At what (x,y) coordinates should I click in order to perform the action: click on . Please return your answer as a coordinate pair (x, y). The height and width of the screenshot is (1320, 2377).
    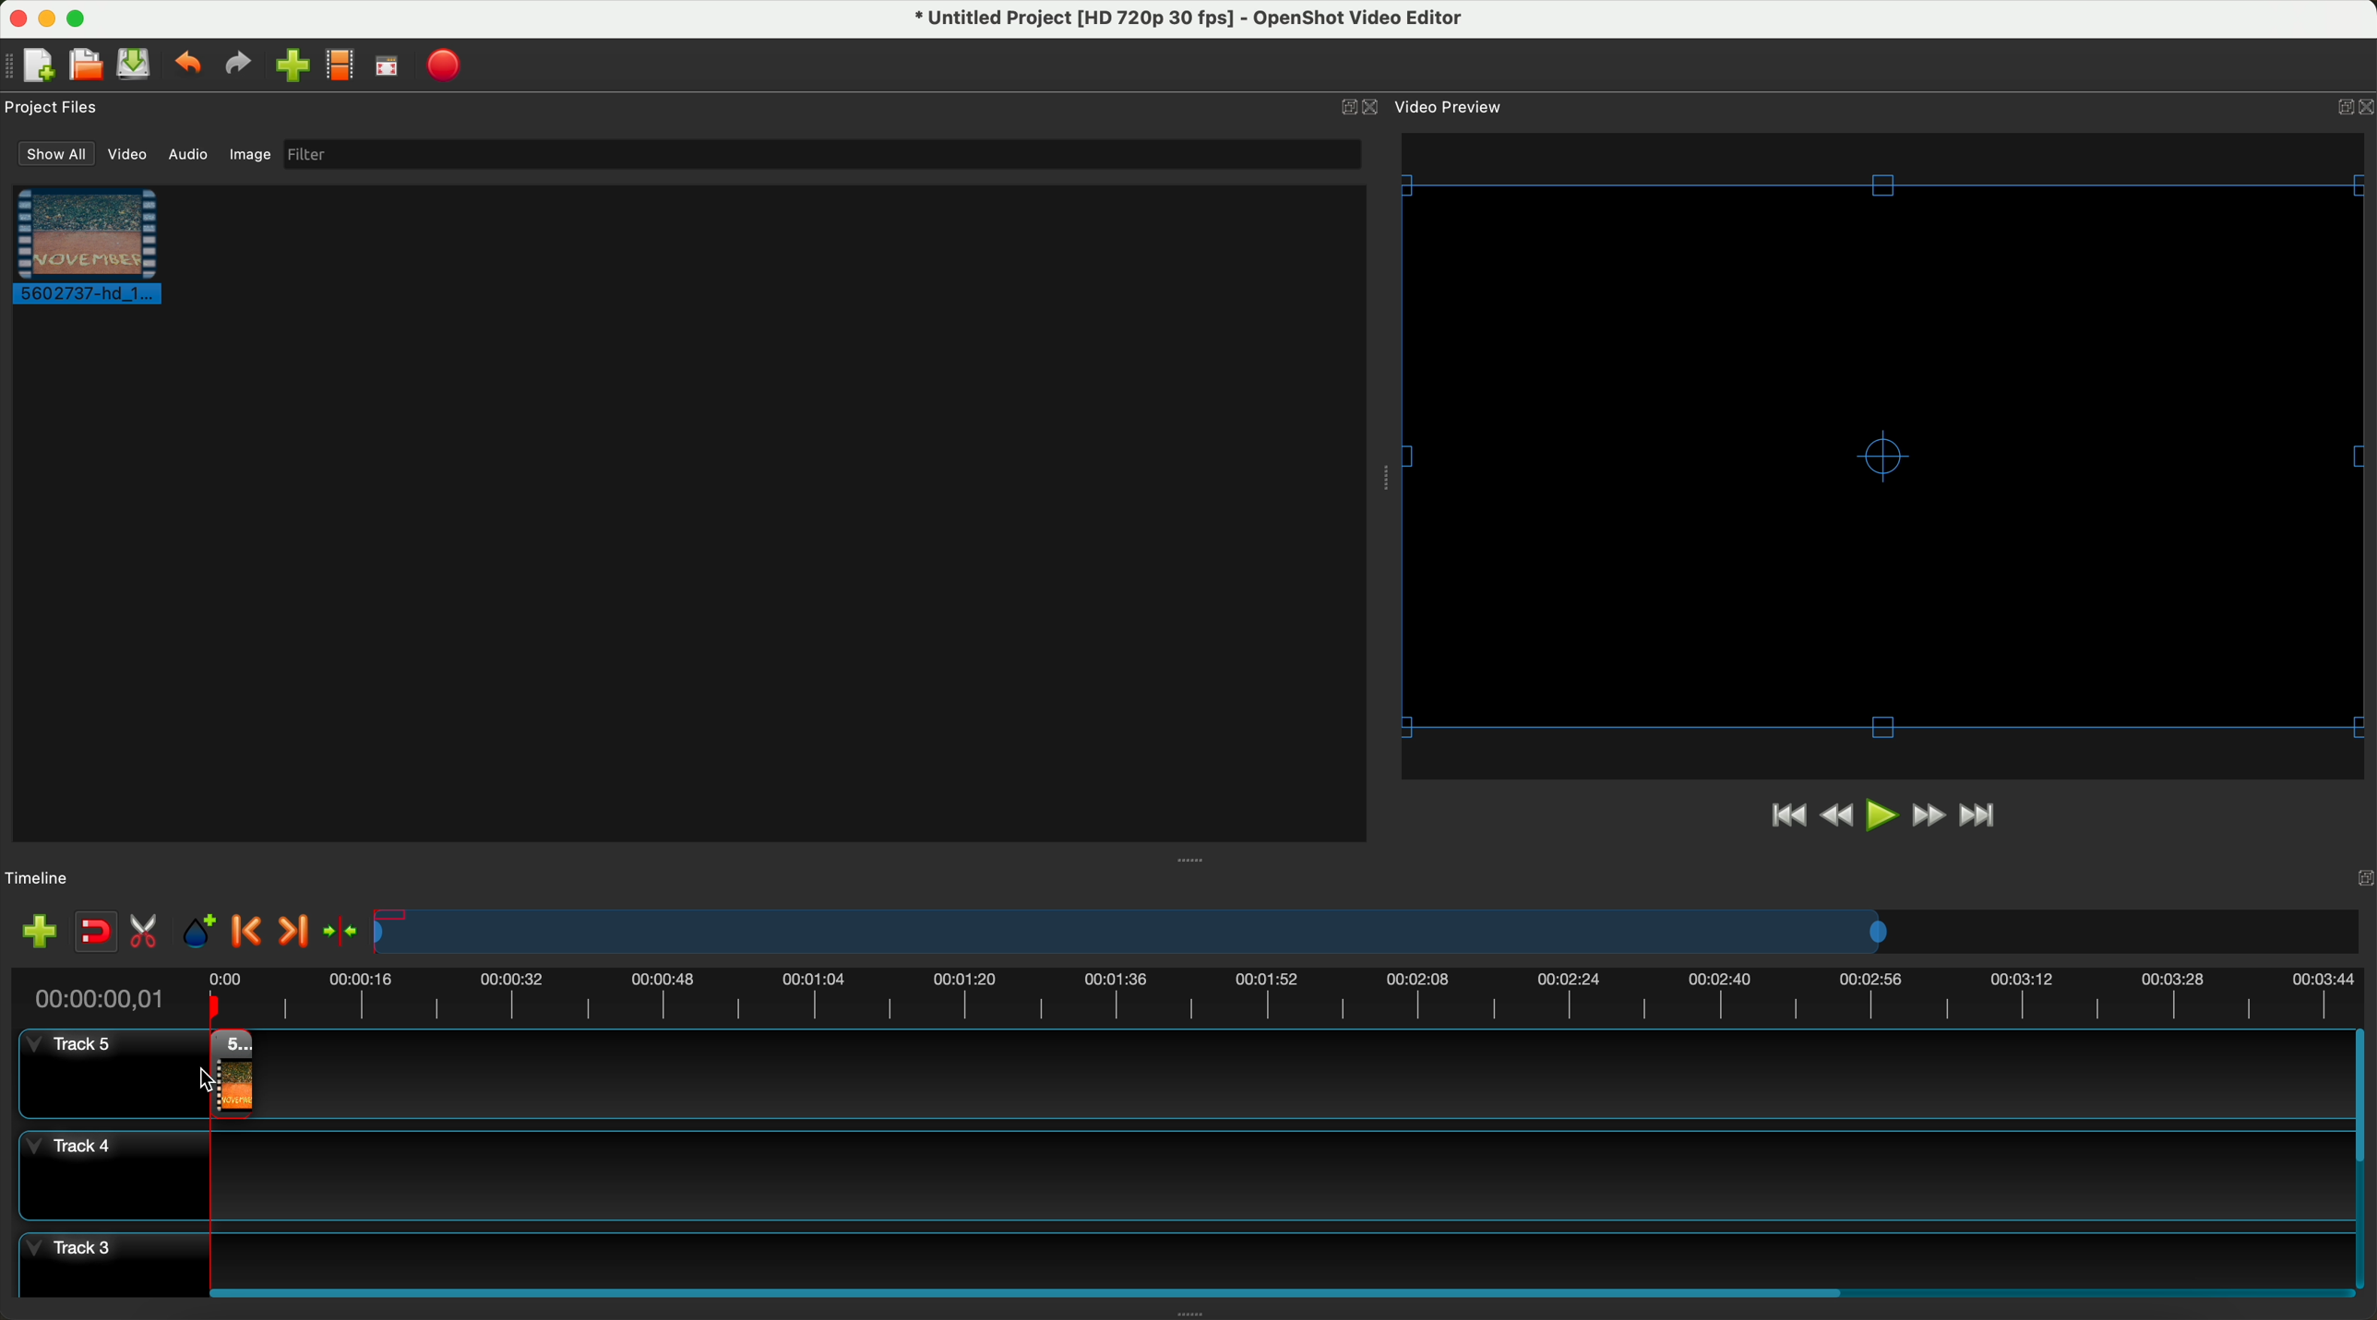
    Looking at the image, I should click on (1384, 475).